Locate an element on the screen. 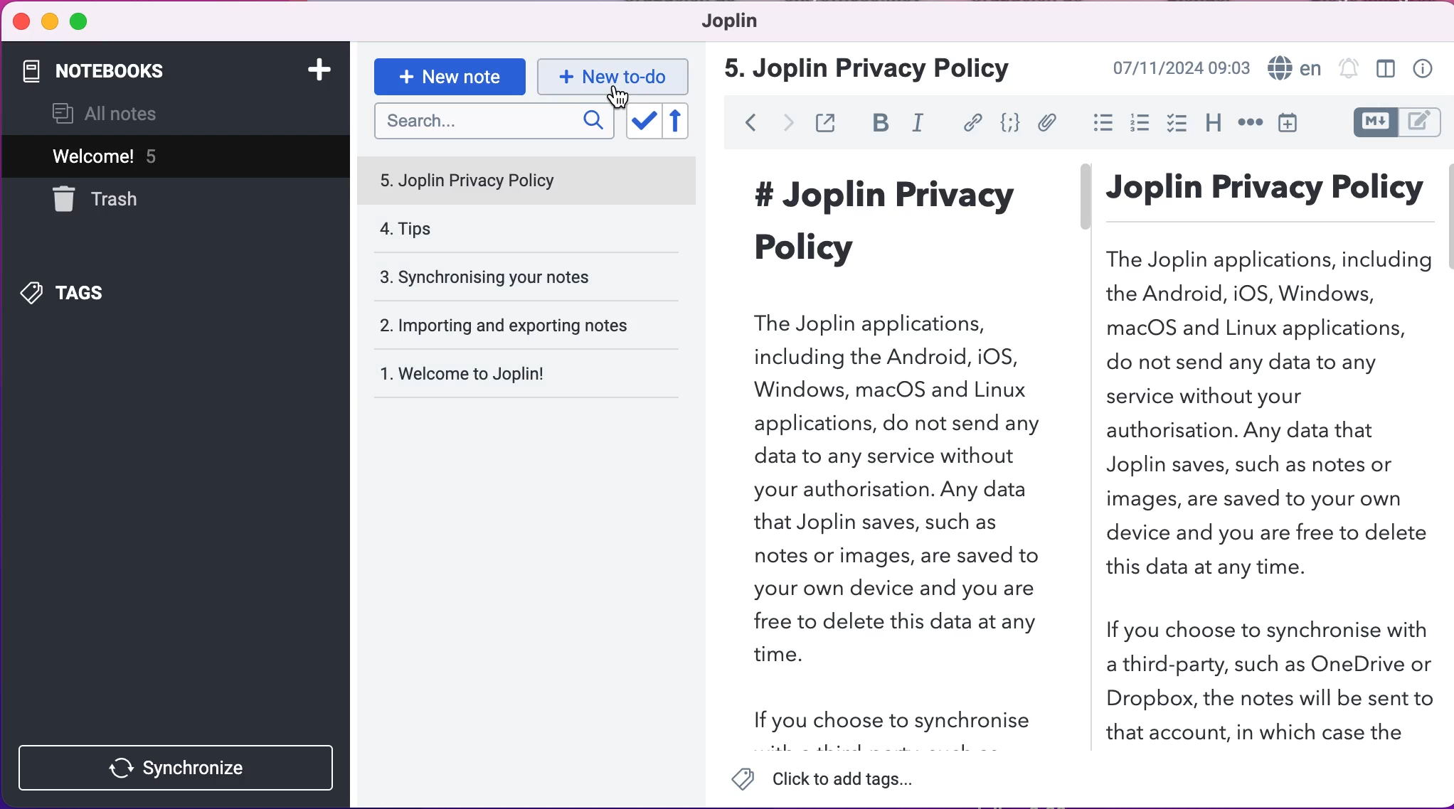 The height and width of the screenshot is (809, 1454). add notebook is located at coordinates (322, 73).